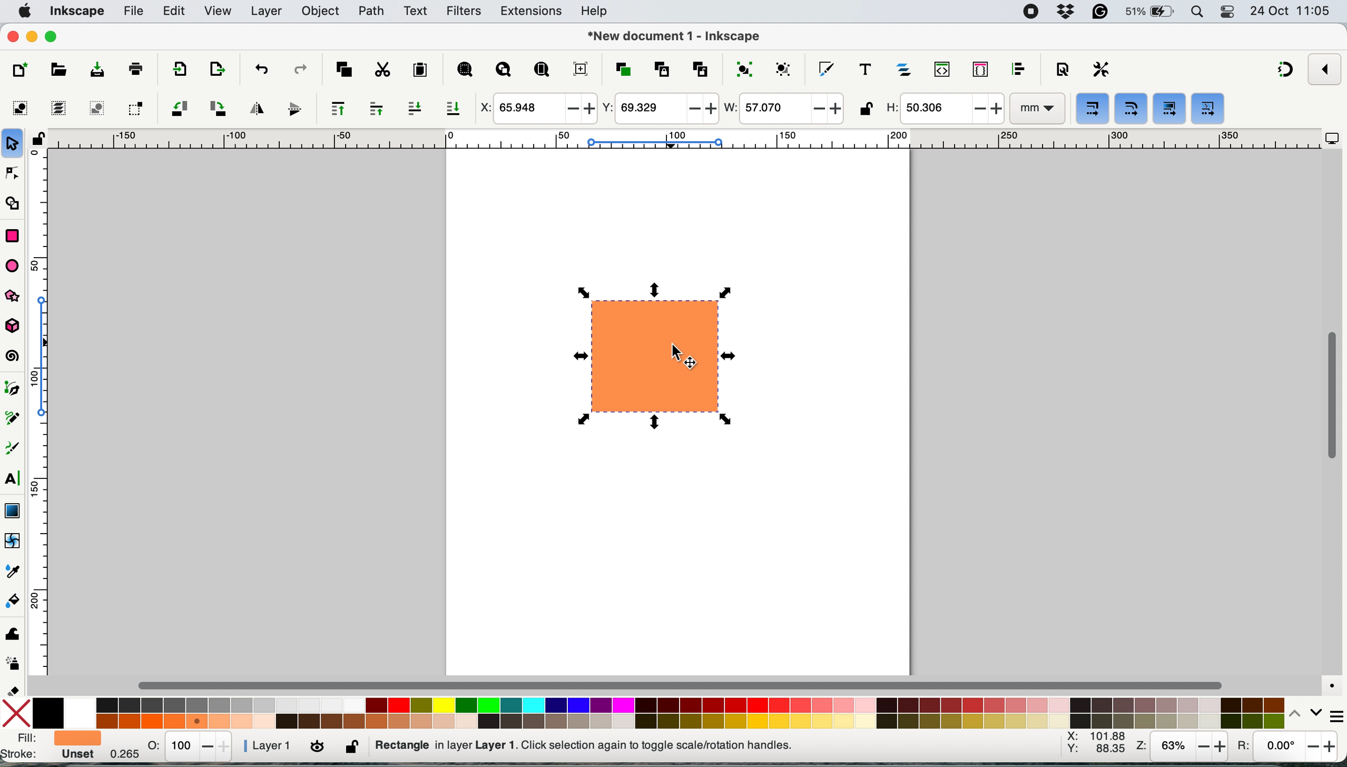  What do you see at coordinates (743, 68) in the screenshot?
I see `group` at bounding box center [743, 68].